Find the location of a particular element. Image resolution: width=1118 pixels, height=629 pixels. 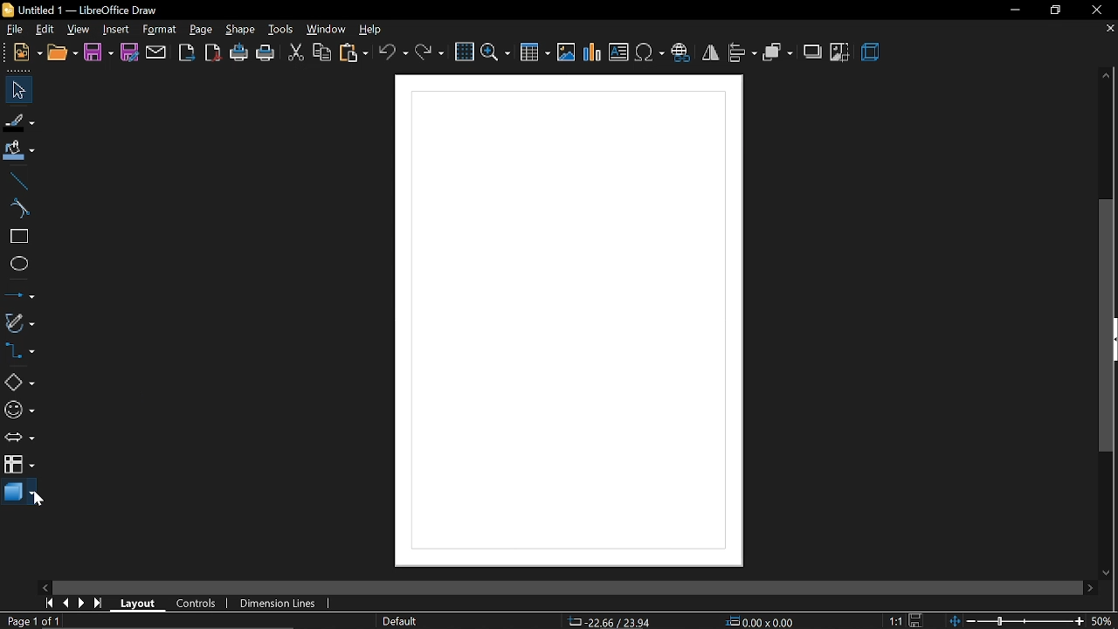

shadow is located at coordinates (812, 53).